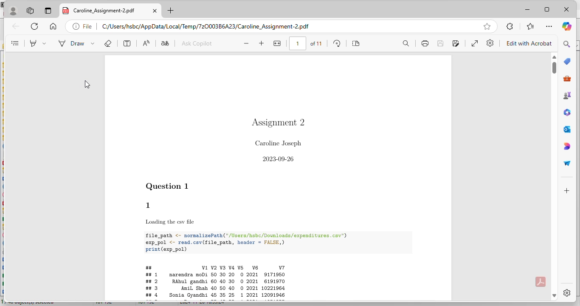 Image resolution: width=580 pixels, height=306 pixels. I want to click on view site informatin, so click(83, 26).